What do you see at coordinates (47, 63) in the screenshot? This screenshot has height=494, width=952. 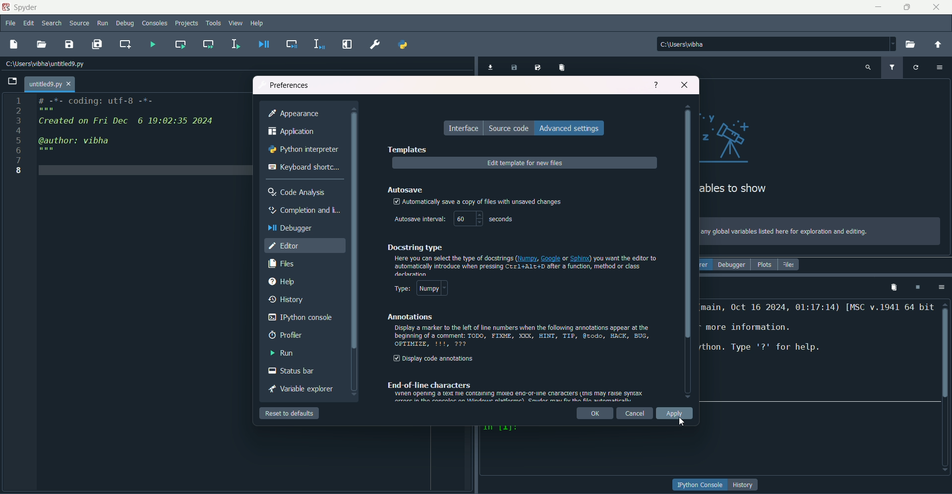 I see `File path` at bounding box center [47, 63].